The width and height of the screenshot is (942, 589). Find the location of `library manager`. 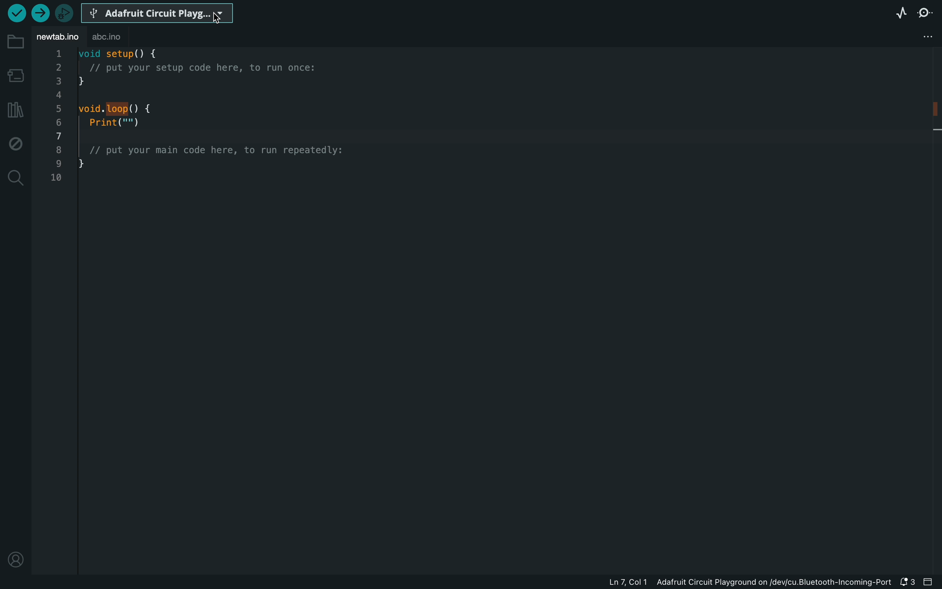

library manager is located at coordinates (16, 109).